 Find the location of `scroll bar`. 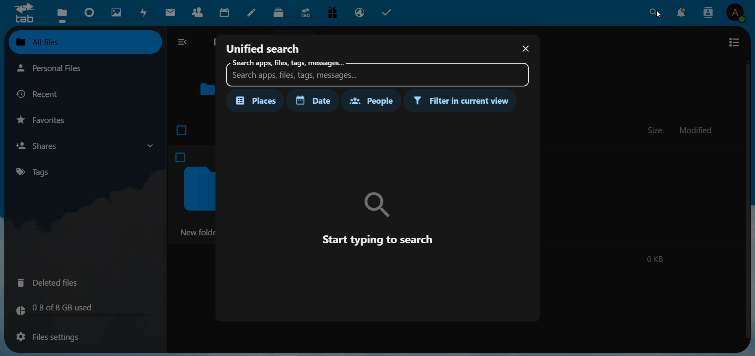

scroll bar is located at coordinates (746, 199).